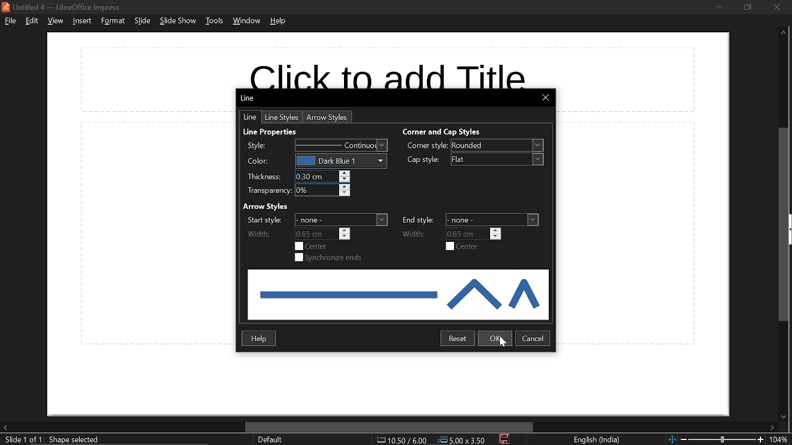 The width and height of the screenshot is (792, 445). I want to click on help, so click(278, 20).